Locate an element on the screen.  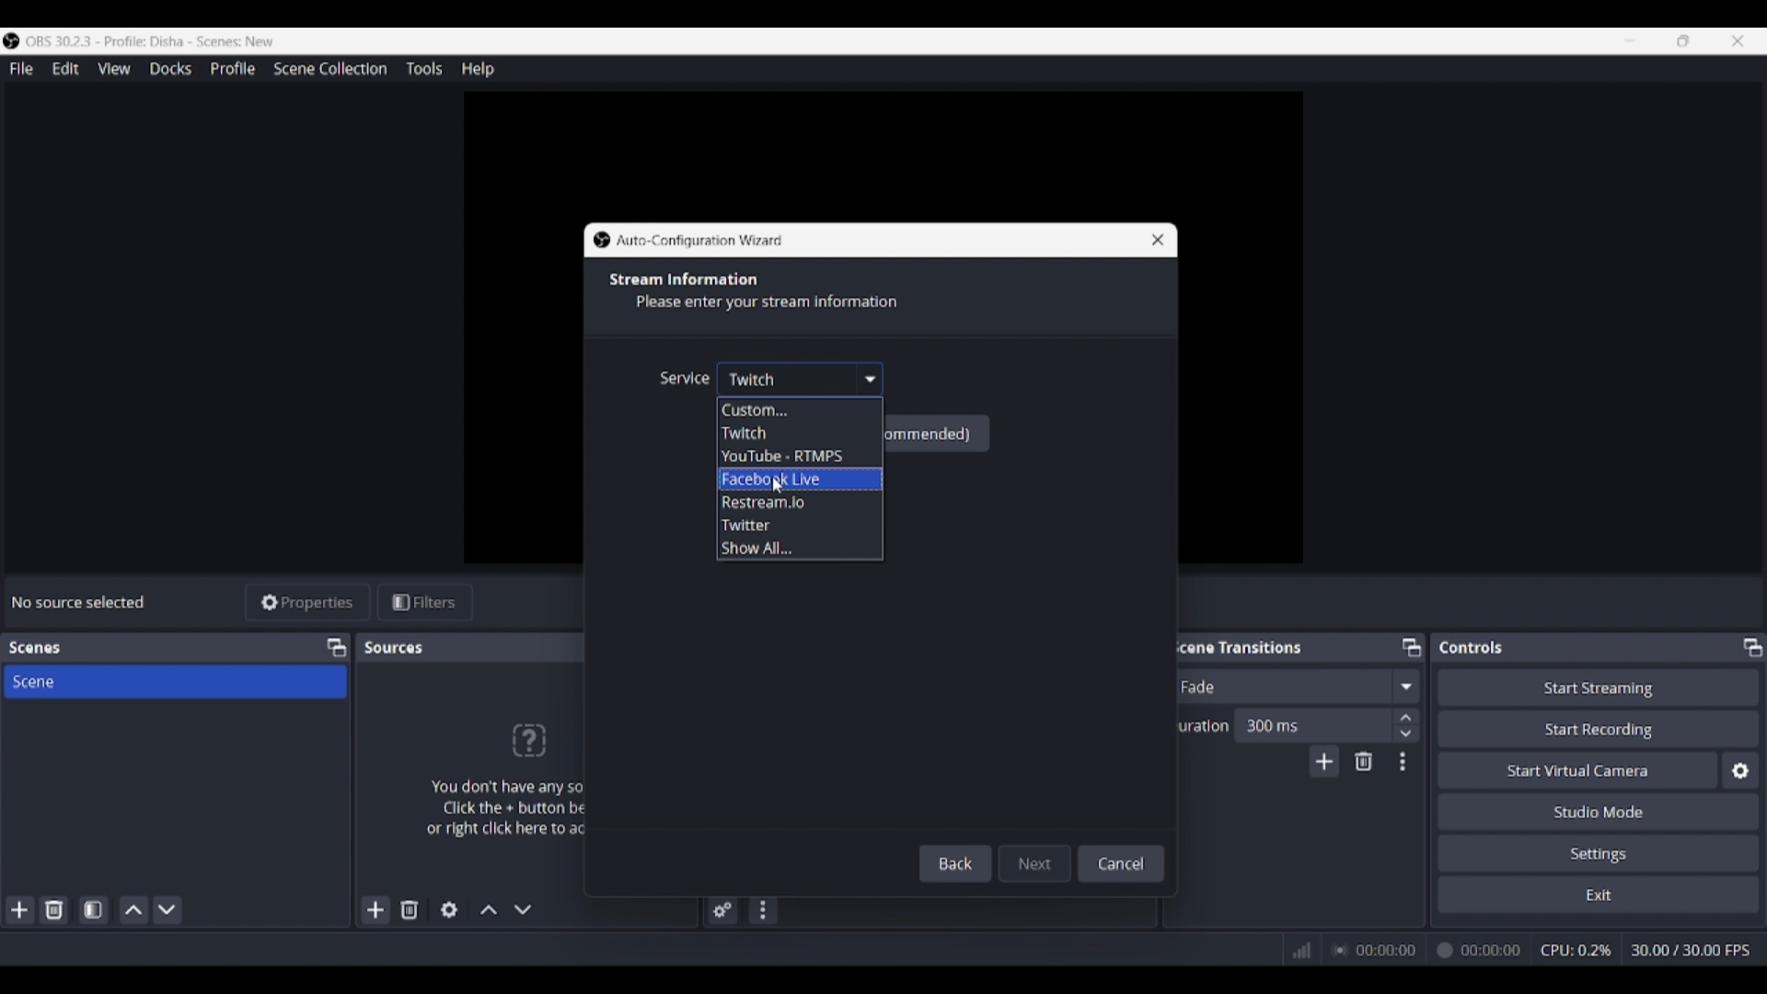
Delete selected scene is located at coordinates (53, 909).